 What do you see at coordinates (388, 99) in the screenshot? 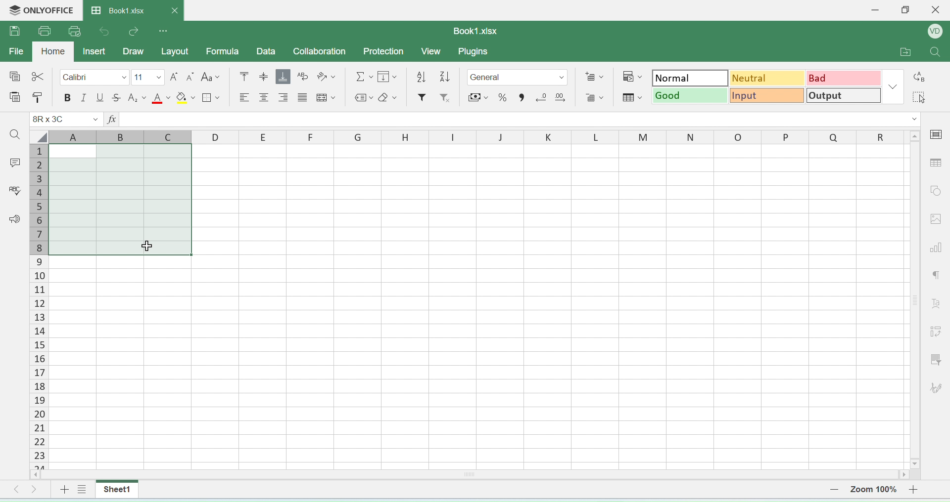
I see `erase` at bounding box center [388, 99].